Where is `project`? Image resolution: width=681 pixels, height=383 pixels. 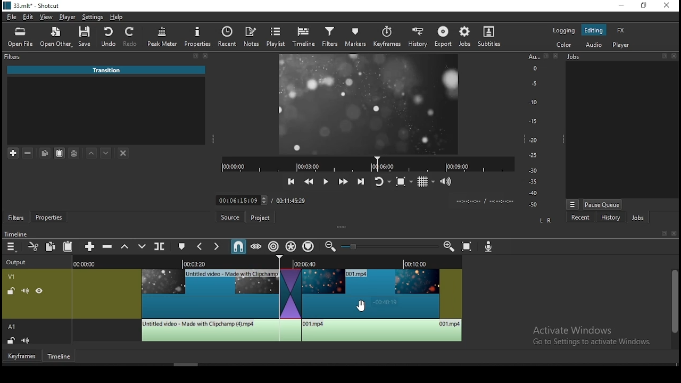 project is located at coordinates (259, 218).